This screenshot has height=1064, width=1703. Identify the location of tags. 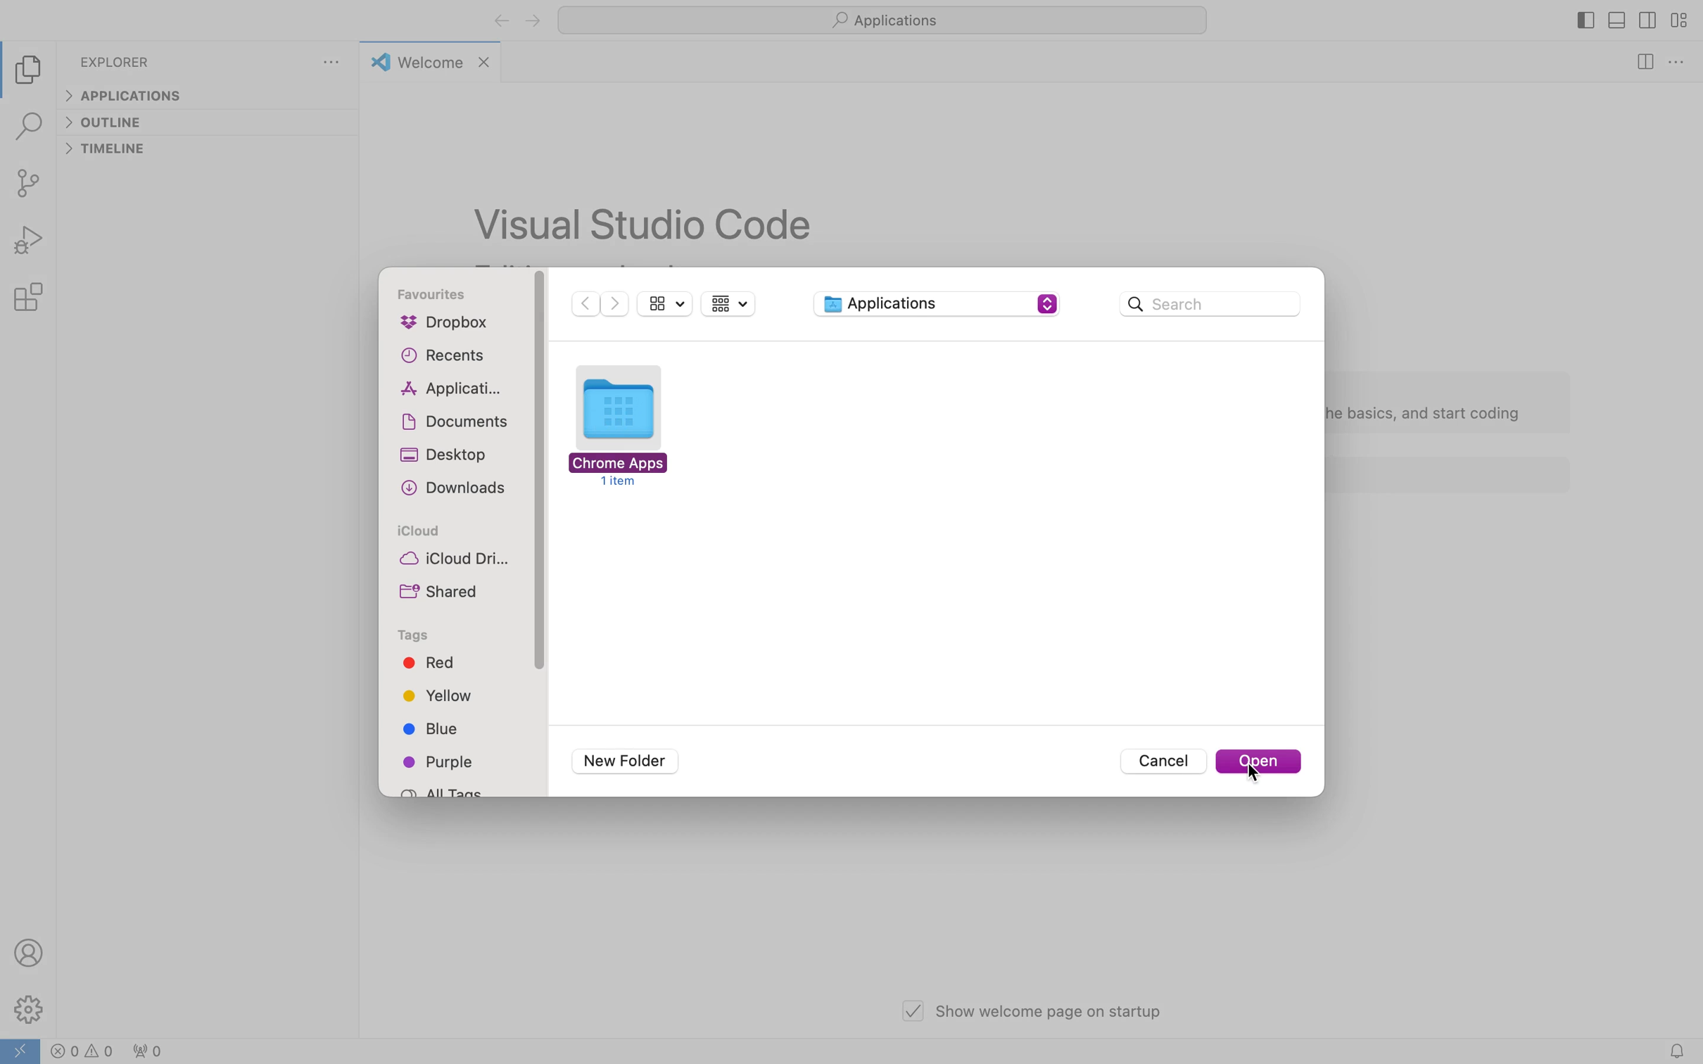
(417, 637).